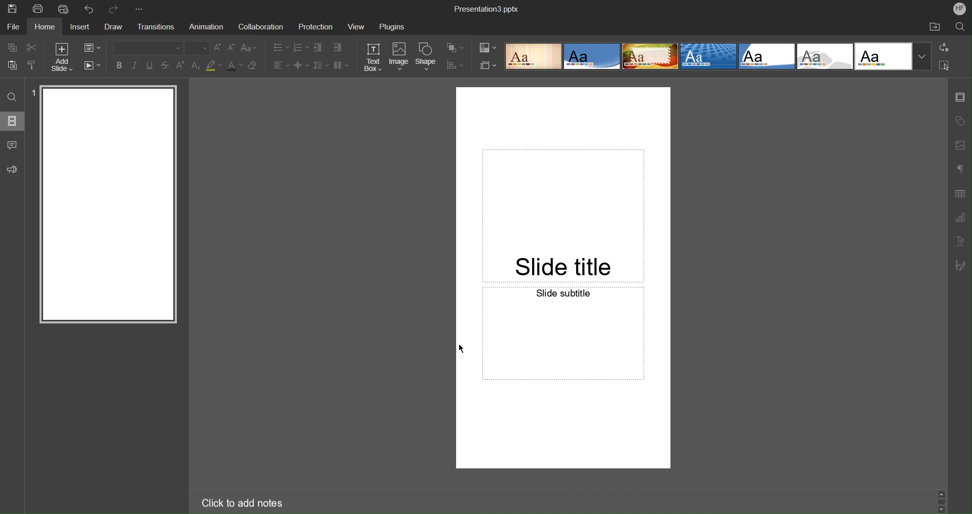 The height and width of the screenshot is (514, 972). I want to click on Undo, so click(90, 8).